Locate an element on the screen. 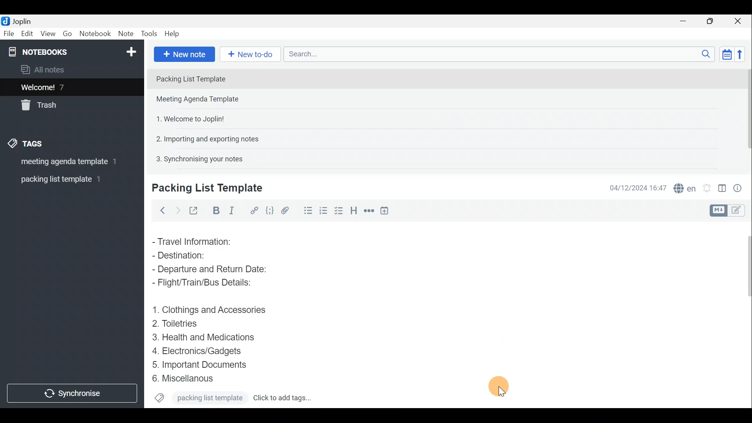  click to add tags is located at coordinates (281, 399).